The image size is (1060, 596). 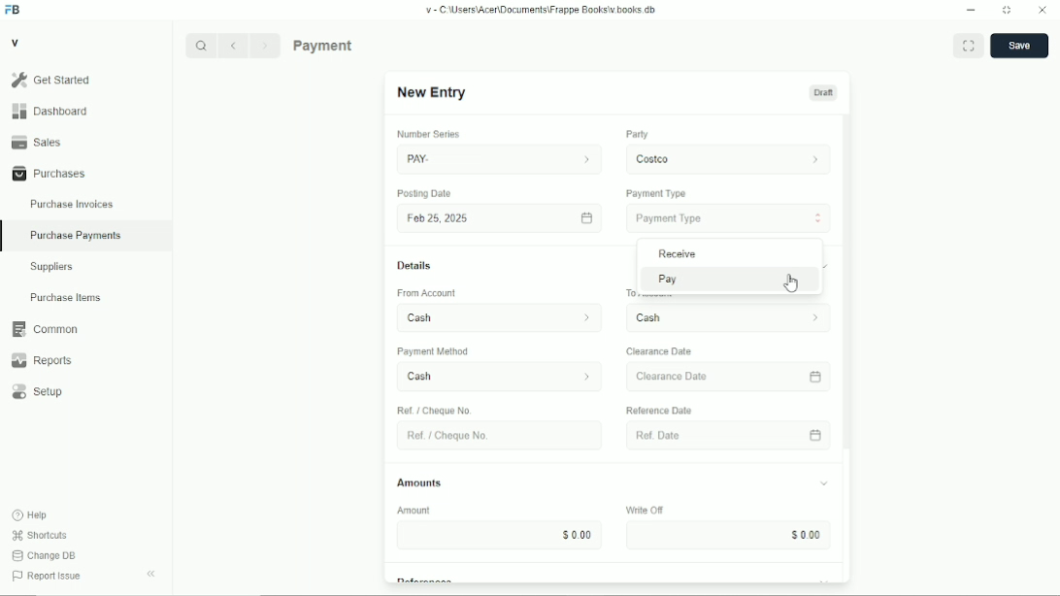 What do you see at coordinates (86, 391) in the screenshot?
I see `Setup` at bounding box center [86, 391].